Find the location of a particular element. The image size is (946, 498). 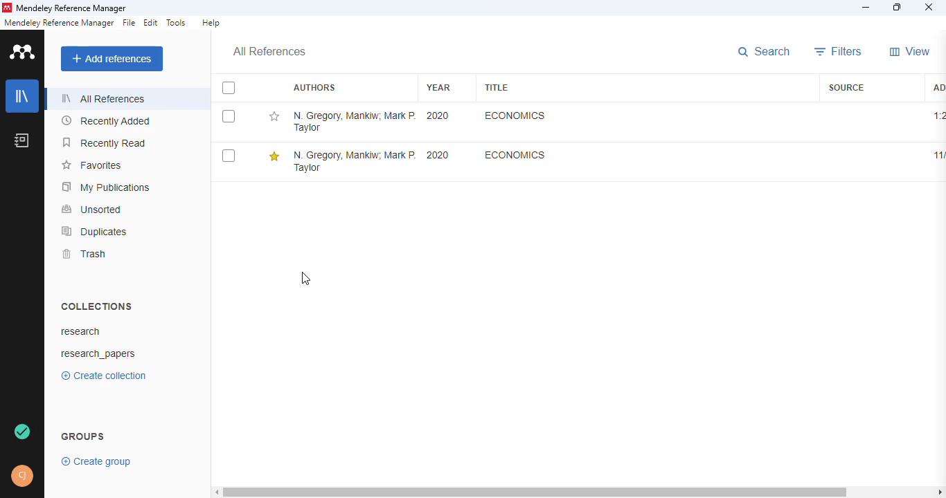

authors is located at coordinates (314, 87).